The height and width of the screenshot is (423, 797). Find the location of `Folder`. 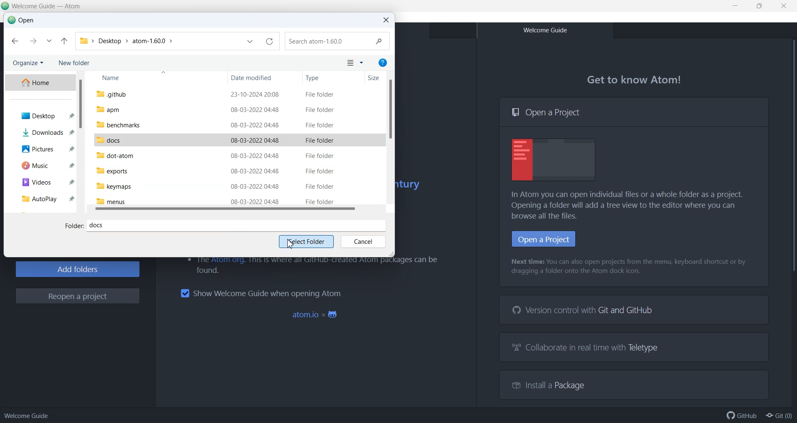

Folder is located at coordinates (84, 40).